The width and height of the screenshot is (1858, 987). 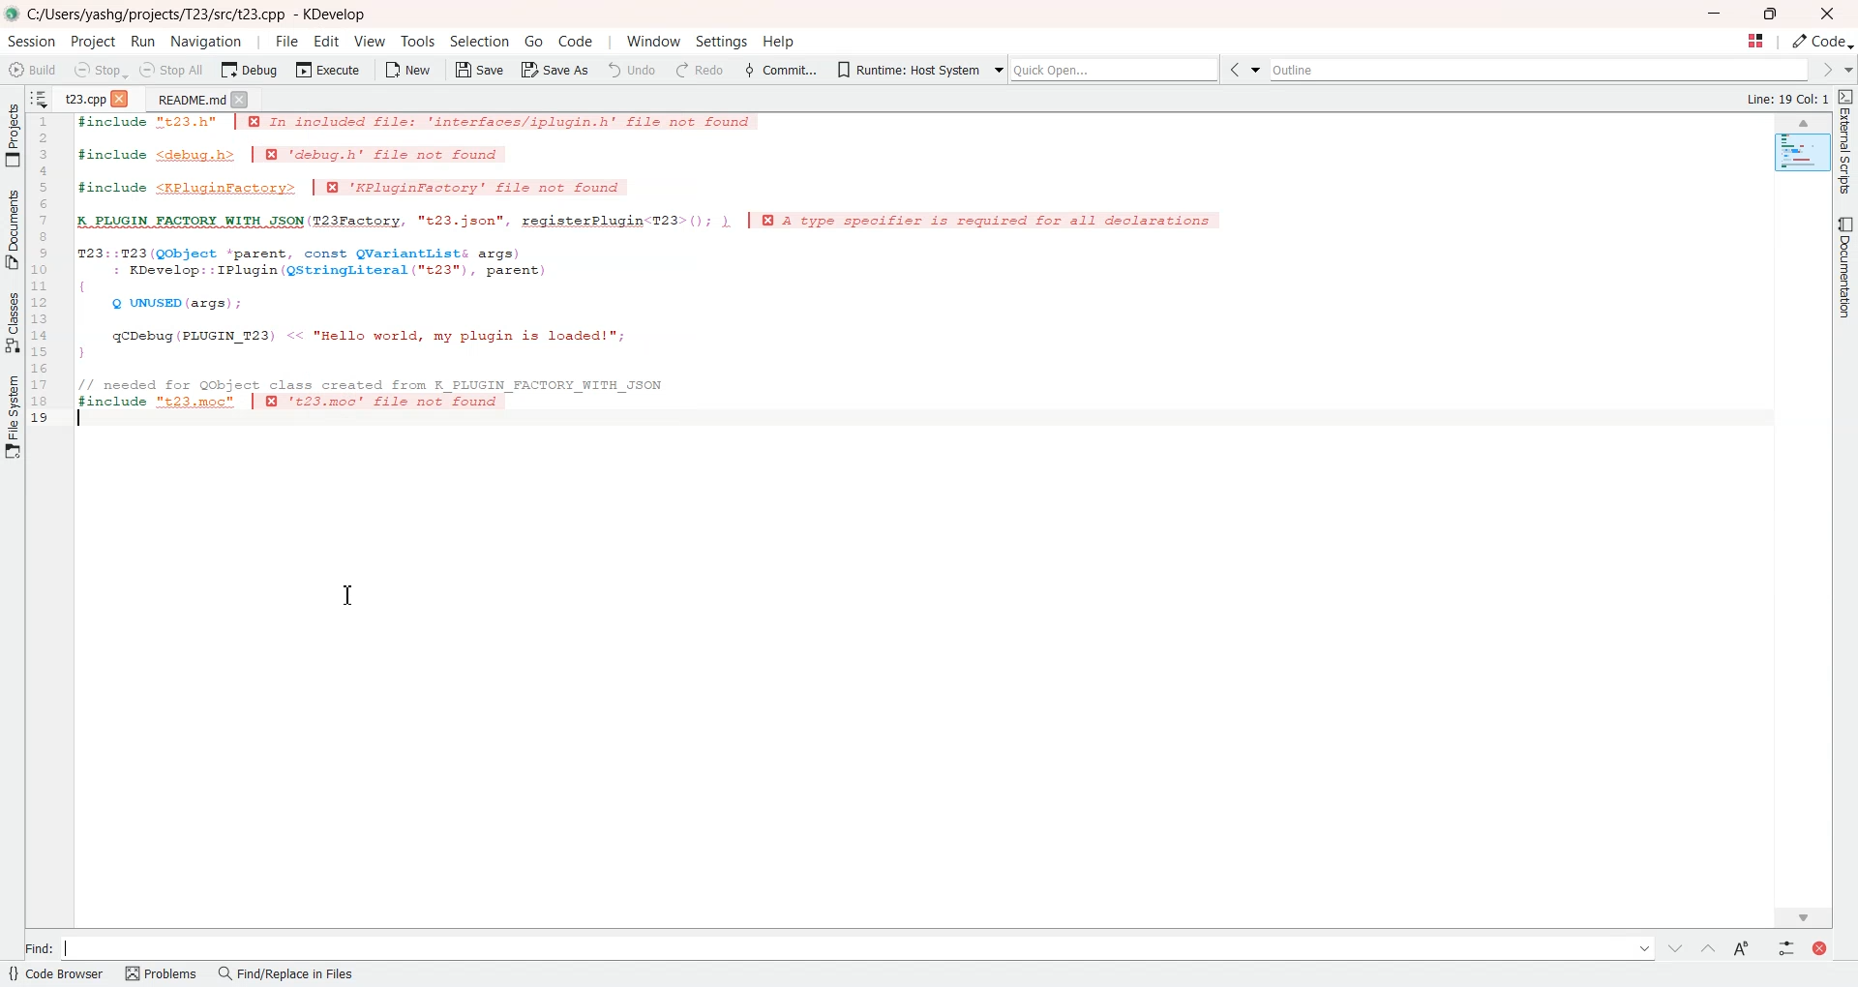 I want to click on Project, so click(x=13, y=135).